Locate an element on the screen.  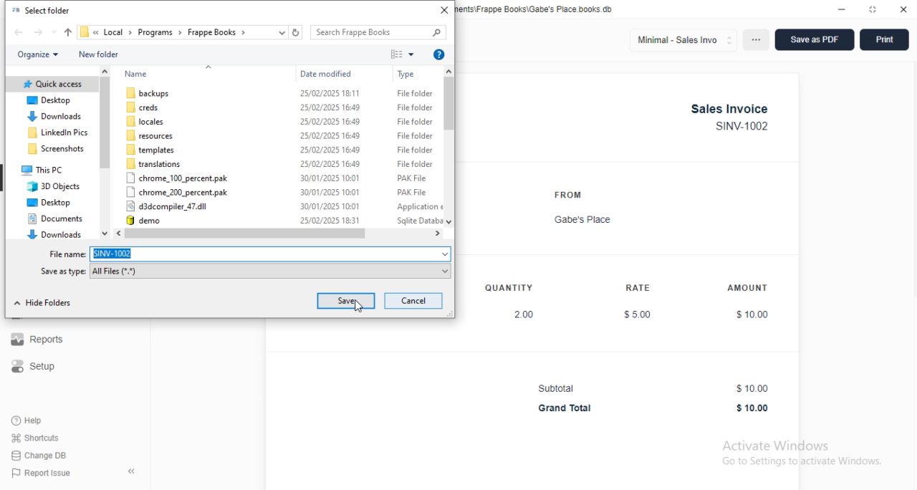
scroll up is located at coordinates (449, 70).